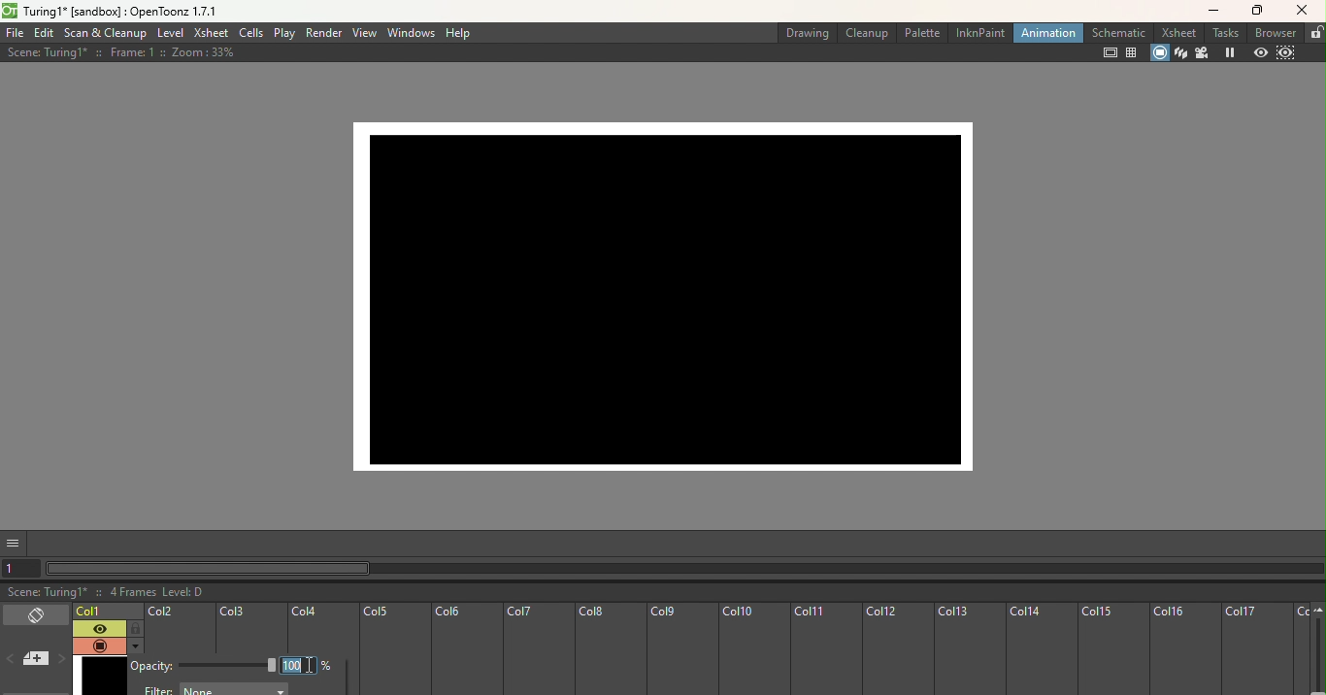  Describe the element at coordinates (1106, 53) in the screenshot. I see `Safe area` at that location.